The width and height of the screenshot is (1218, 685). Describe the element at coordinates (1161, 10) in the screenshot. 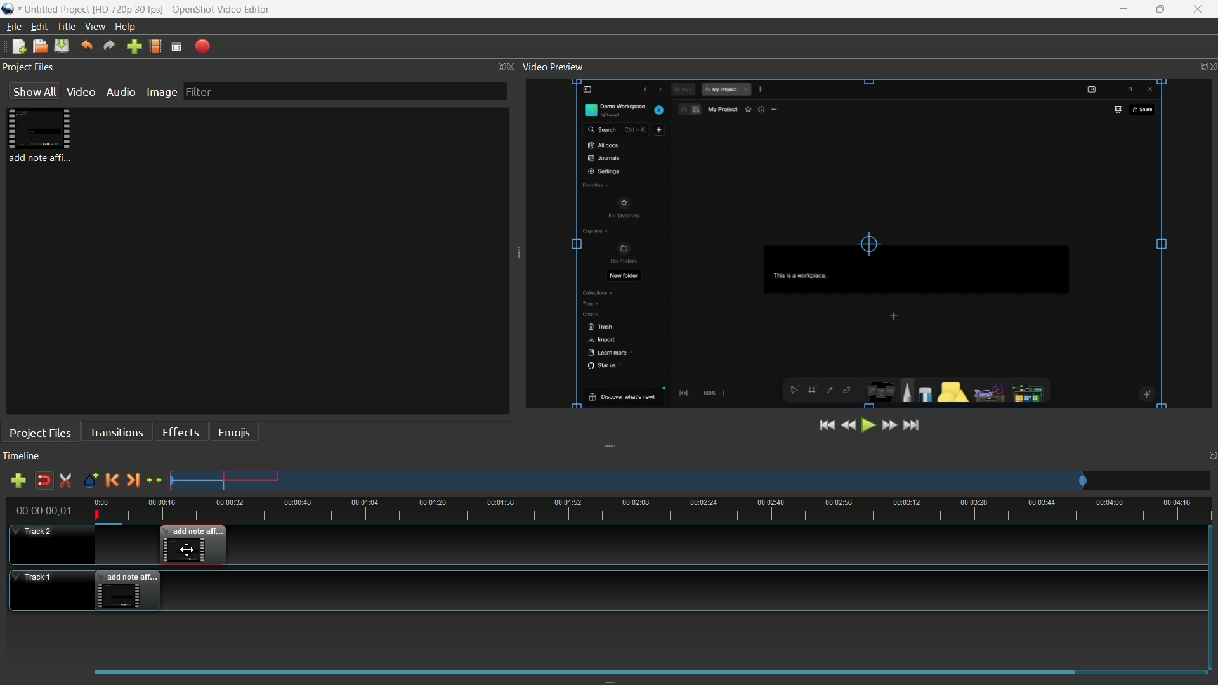

I see `maximize` at that location.